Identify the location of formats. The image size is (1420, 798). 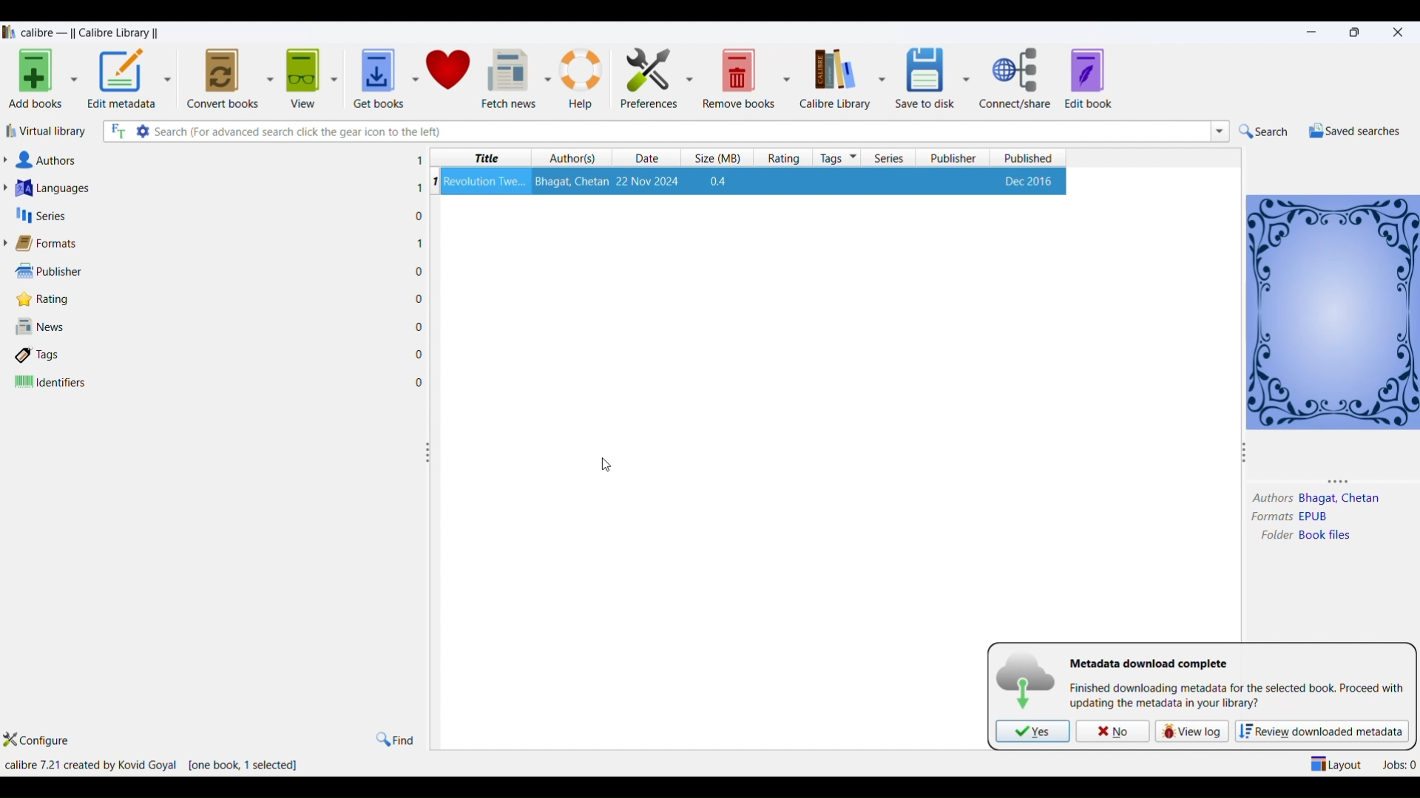
(1268, 517).